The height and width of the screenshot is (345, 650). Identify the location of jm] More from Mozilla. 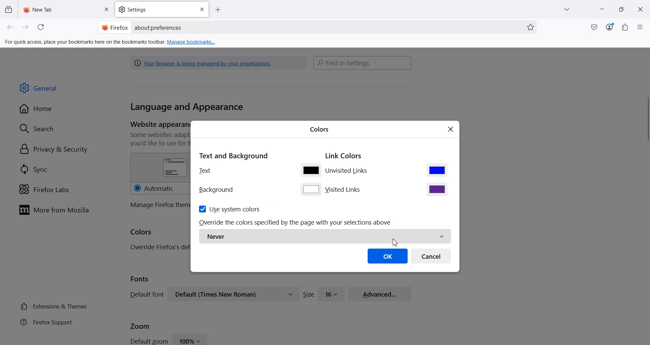
(54, 210).